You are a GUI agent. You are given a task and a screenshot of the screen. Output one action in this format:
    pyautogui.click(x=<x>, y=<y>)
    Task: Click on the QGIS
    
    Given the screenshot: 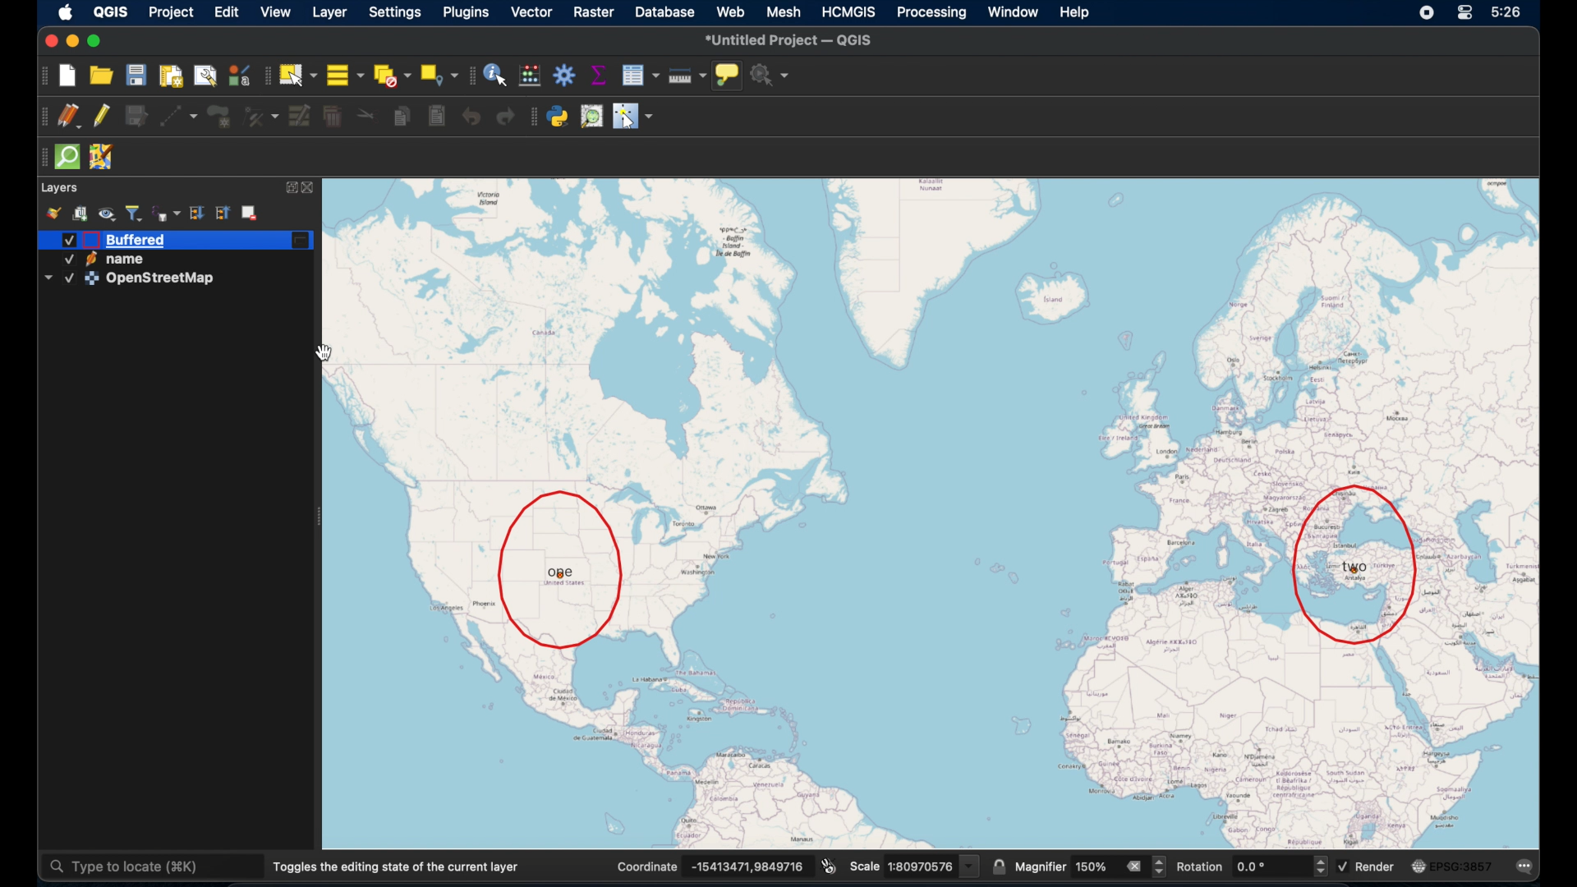 What is the action you would take?
    pyautogui.click(x=110, y=11)
    